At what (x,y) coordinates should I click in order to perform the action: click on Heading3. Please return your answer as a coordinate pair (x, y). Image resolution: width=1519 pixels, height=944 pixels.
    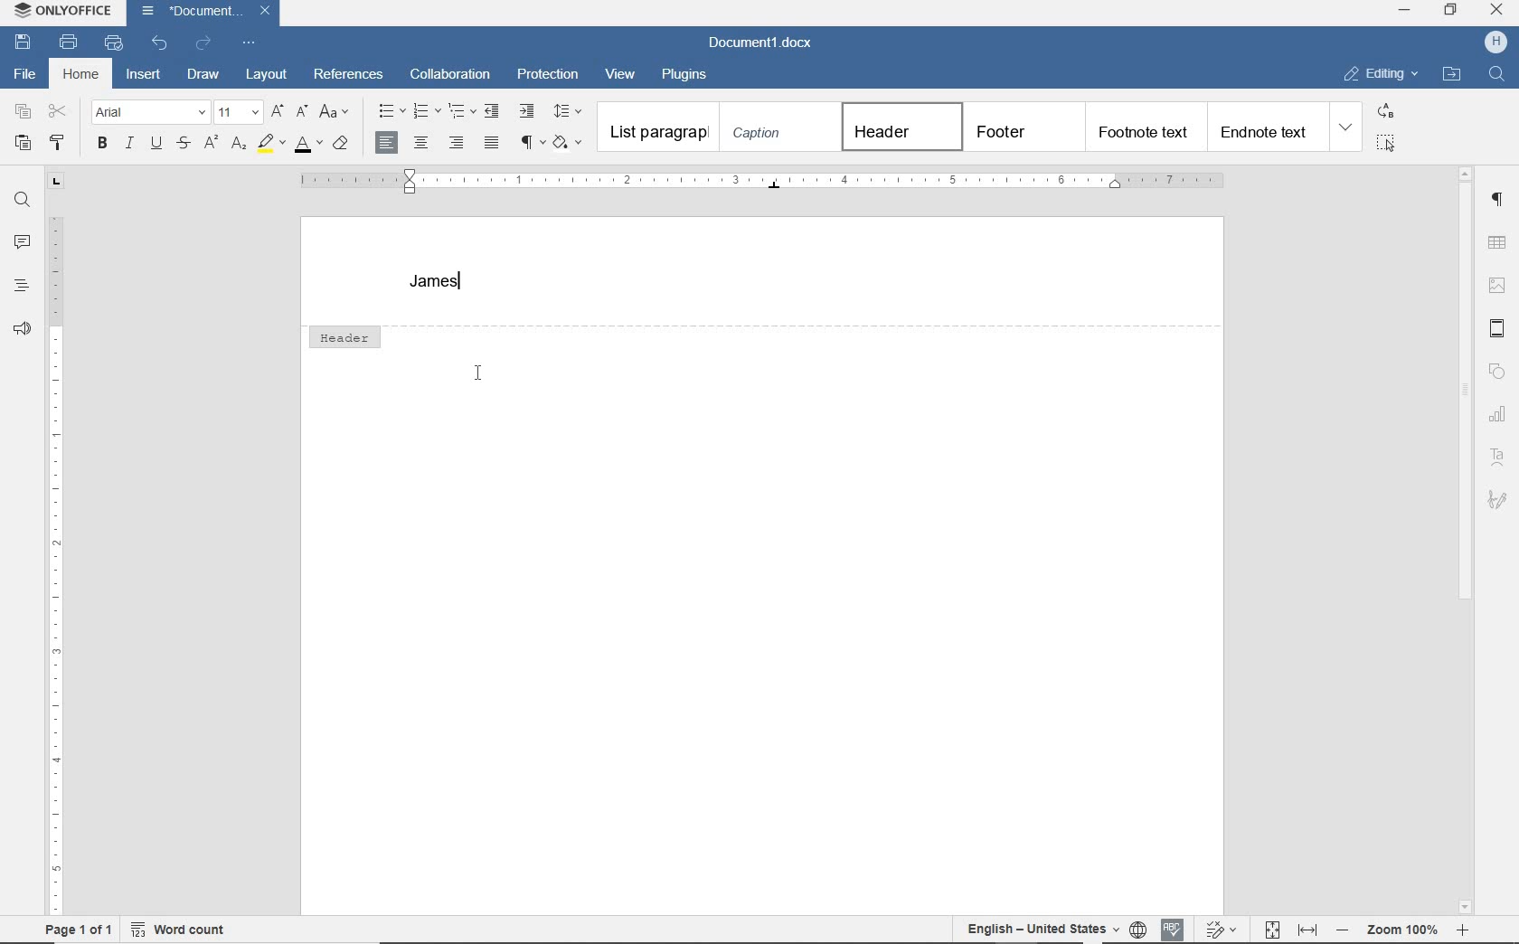
    Looking at the image, I should click on (1143, 126).